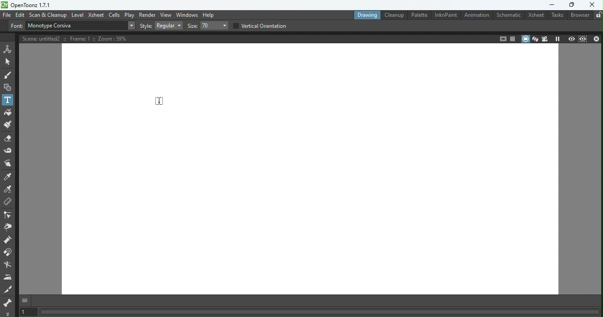  What do you see at coordinates (558, 15) in the screenshot?
I see `Tasks` at bounding box center [558, 15].